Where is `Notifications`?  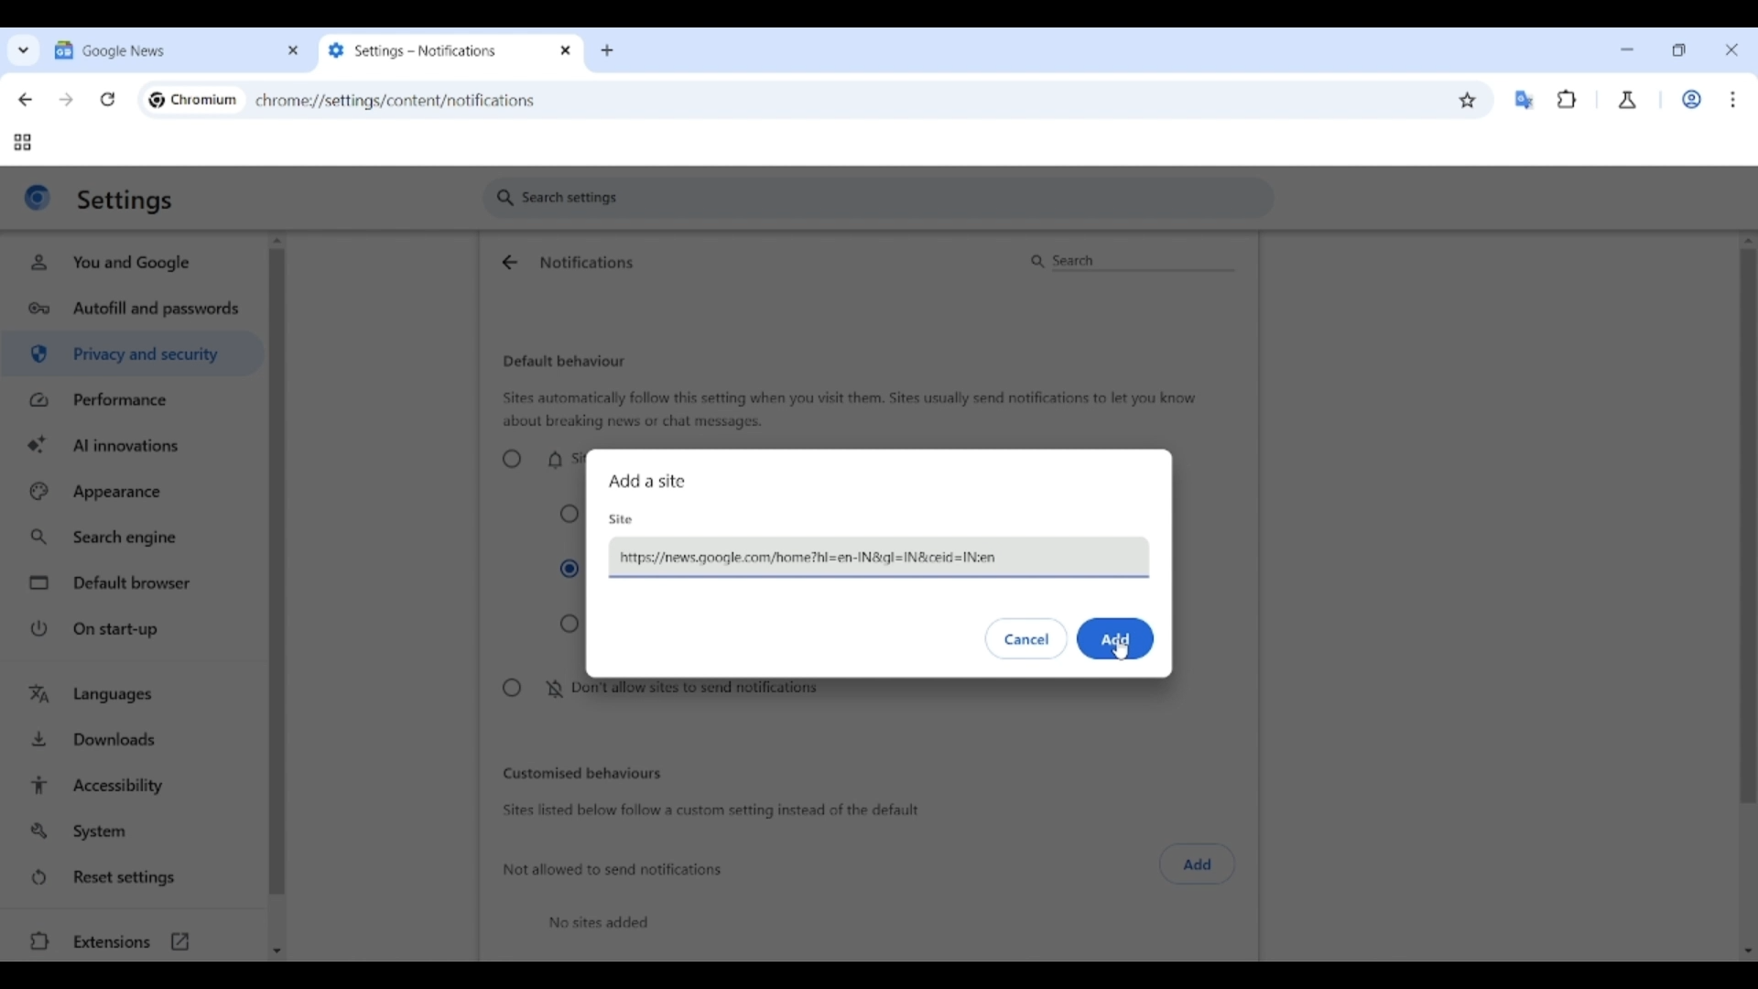
Notifications is located at coordinates (587, 262).